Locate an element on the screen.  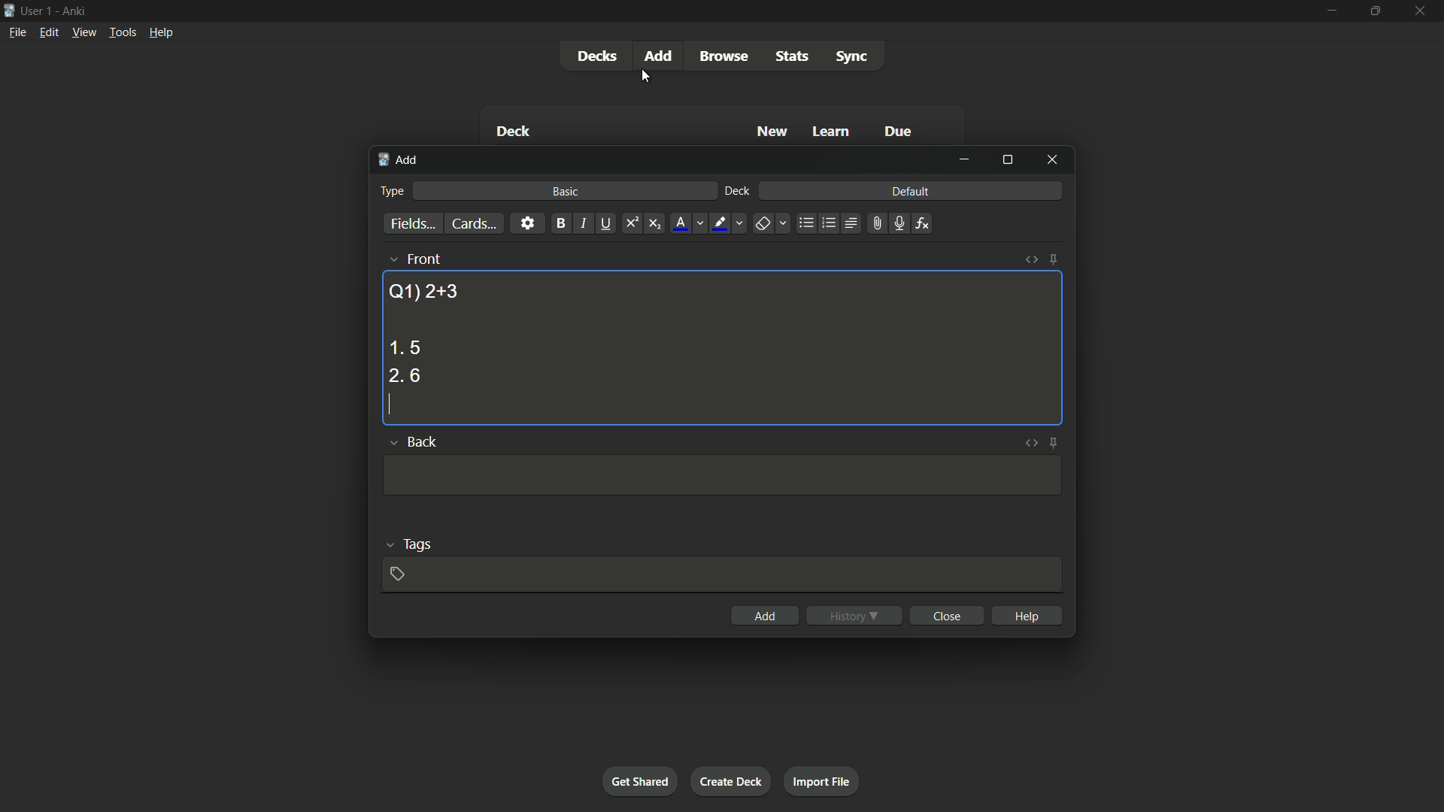
toggle html editor is located at coordinates (1032, 259).